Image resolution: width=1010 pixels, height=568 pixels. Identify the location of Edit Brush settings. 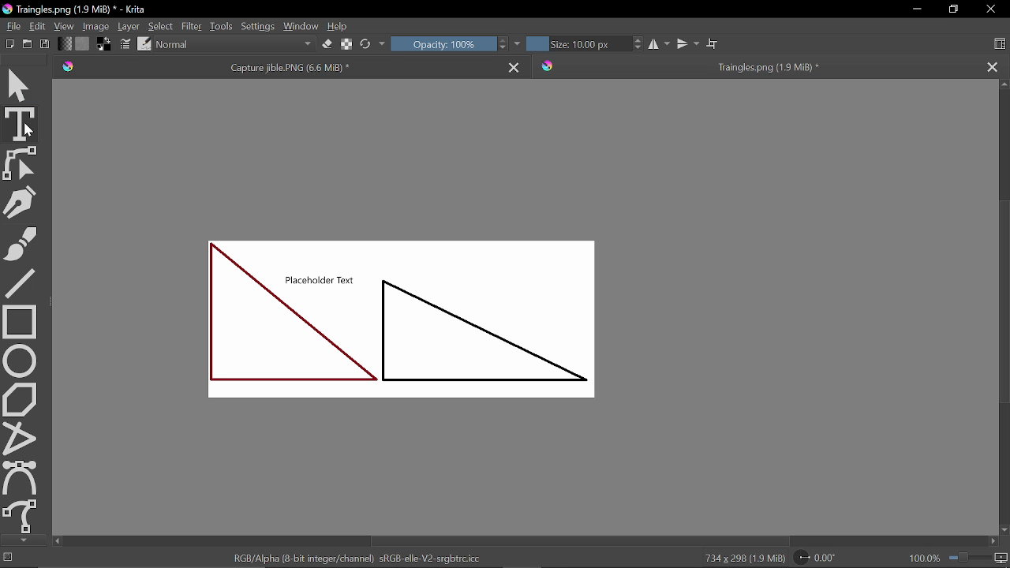
(124, 43).